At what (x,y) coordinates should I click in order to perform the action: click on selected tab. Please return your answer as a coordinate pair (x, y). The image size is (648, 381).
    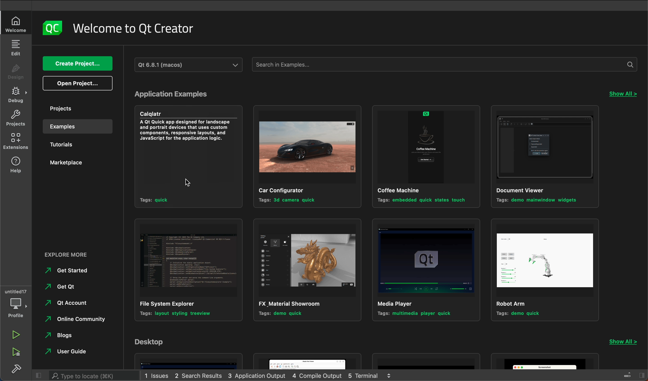
    Looking at the image, I should click on (81, 127).